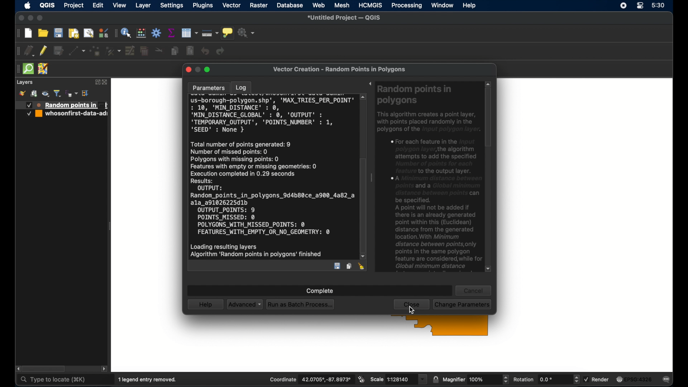 Image resolution: width=688 pixels, height=387 pixels. What do you see at coordinates (97, 82) in the screenshot?
I see `expand` at bounding box center [97, 82].